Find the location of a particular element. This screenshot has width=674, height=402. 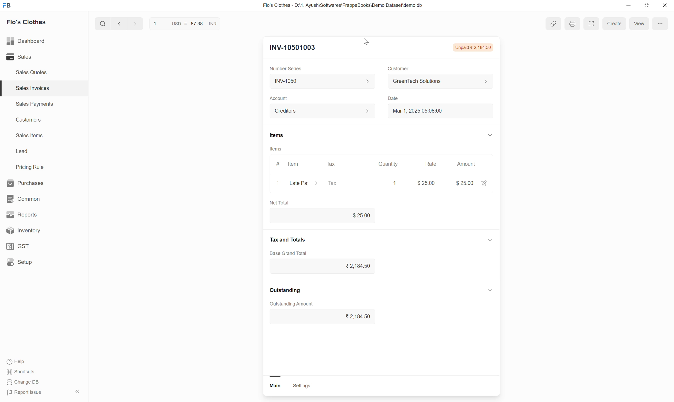

create  is located at coordinates (614, 24).